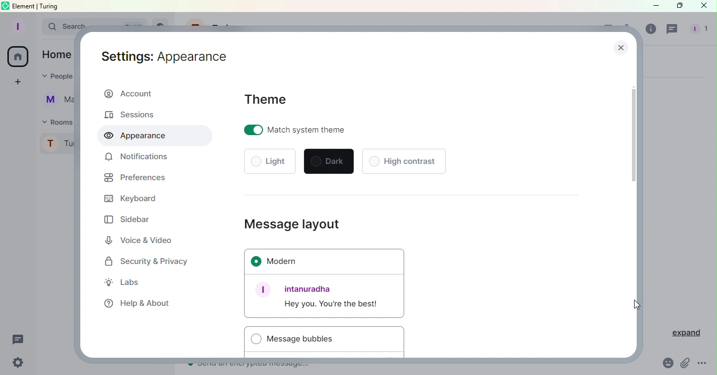 The width and height of the screenshot is (717, 375). I want to click on element, so click(24, 6).